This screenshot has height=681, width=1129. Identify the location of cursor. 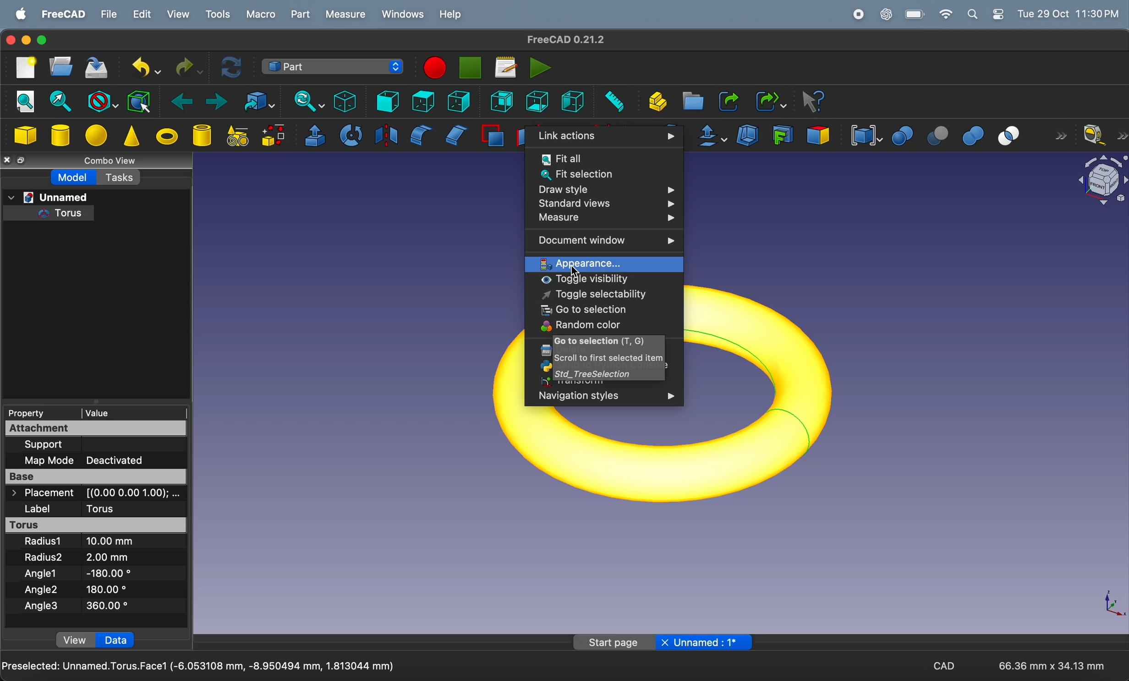
(577, 272).